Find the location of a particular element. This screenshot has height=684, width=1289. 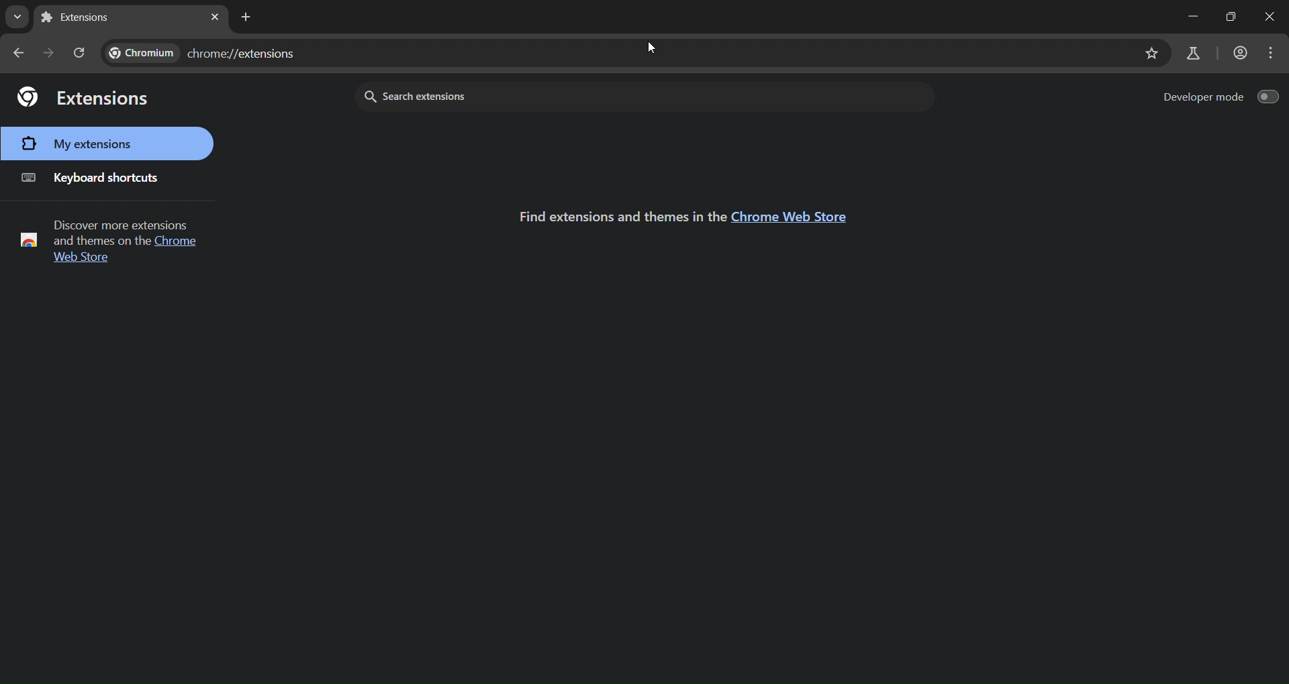

icon is located at coordinates (28, 239).